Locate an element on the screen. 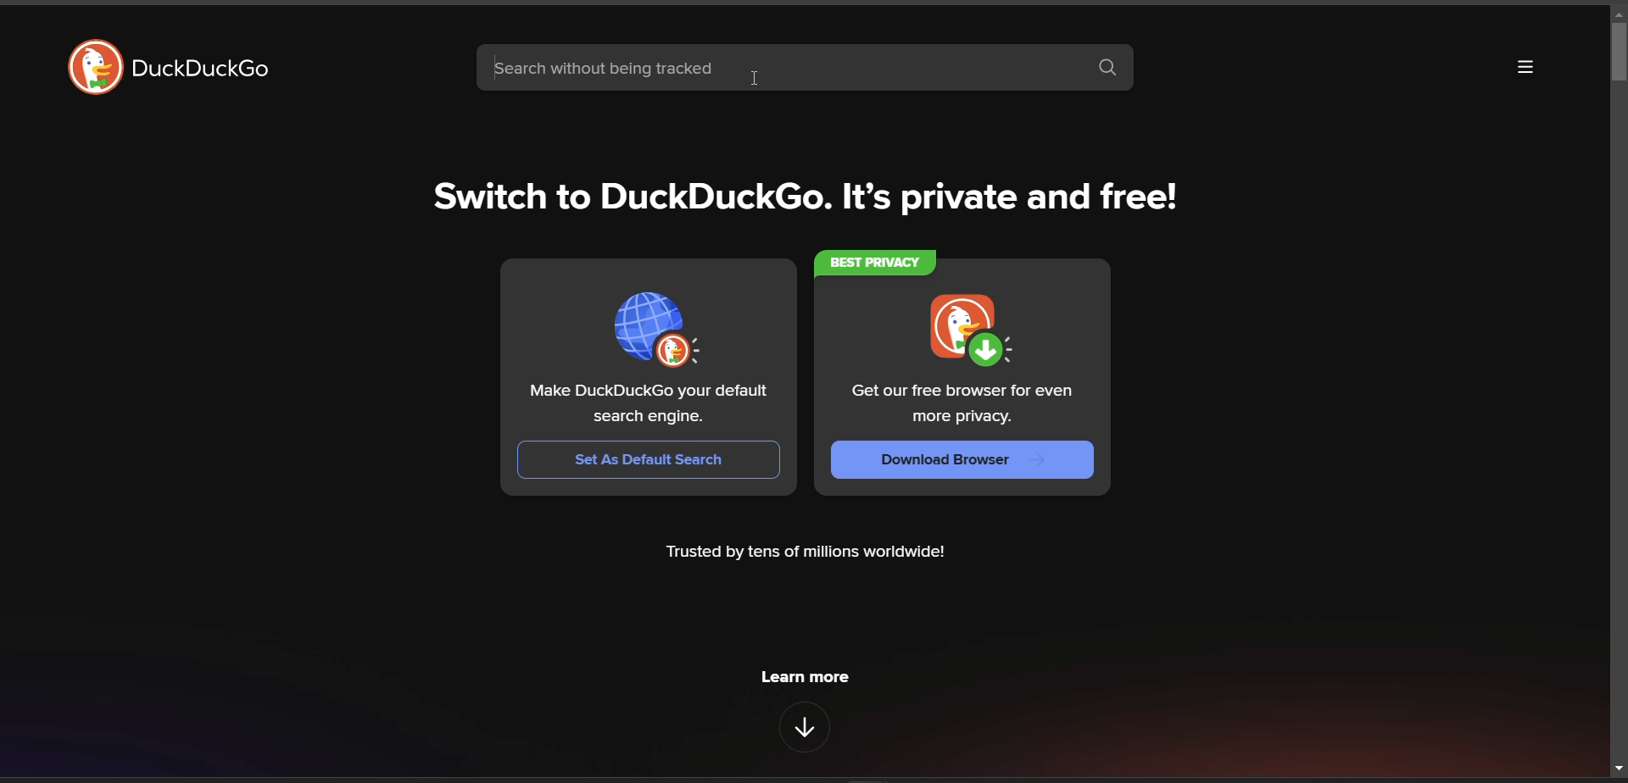 Image resolution: width=1628 pixels, height=783 pixels. learn more is located at coordinates (805, 675).